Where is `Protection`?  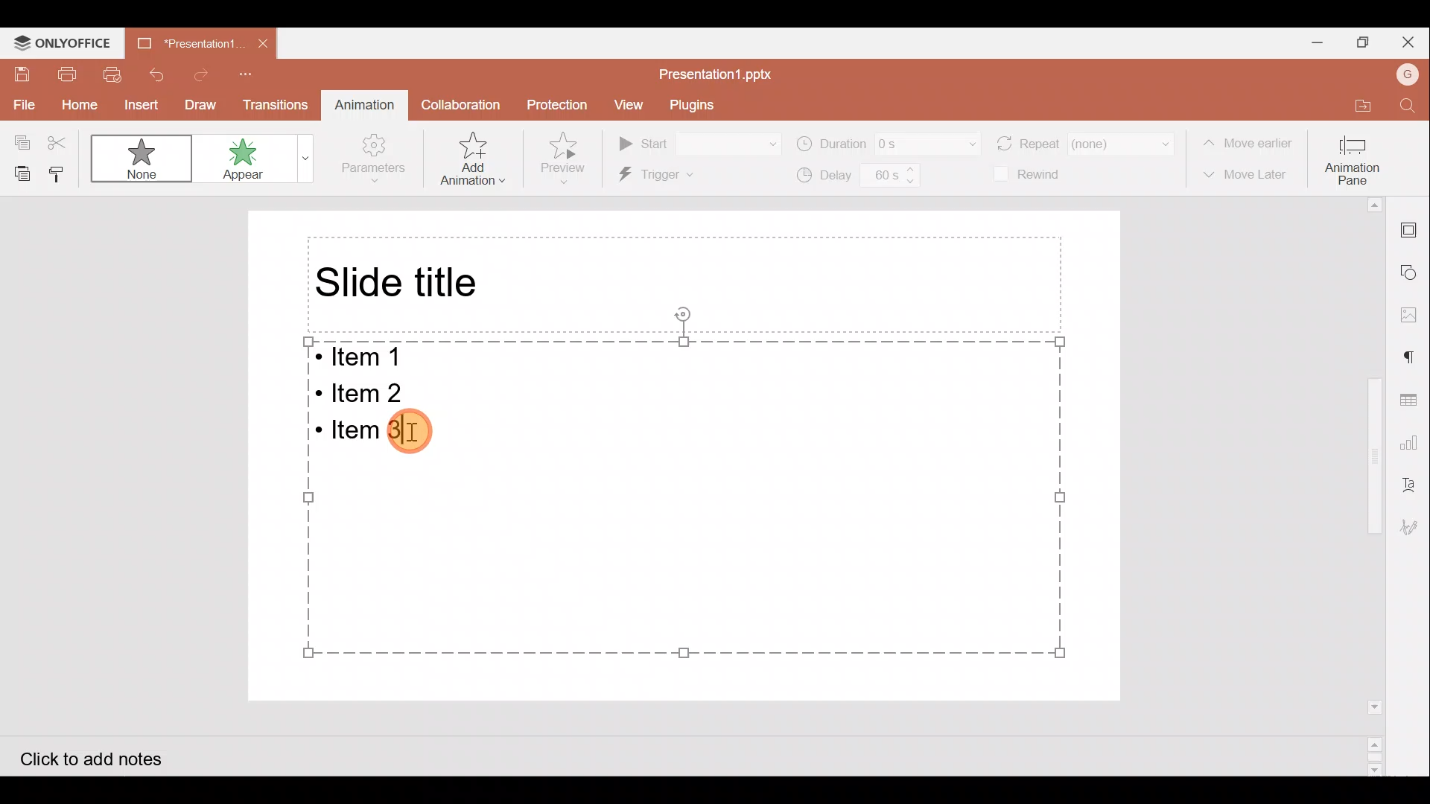
Protection is located at coordinates (556, 106).